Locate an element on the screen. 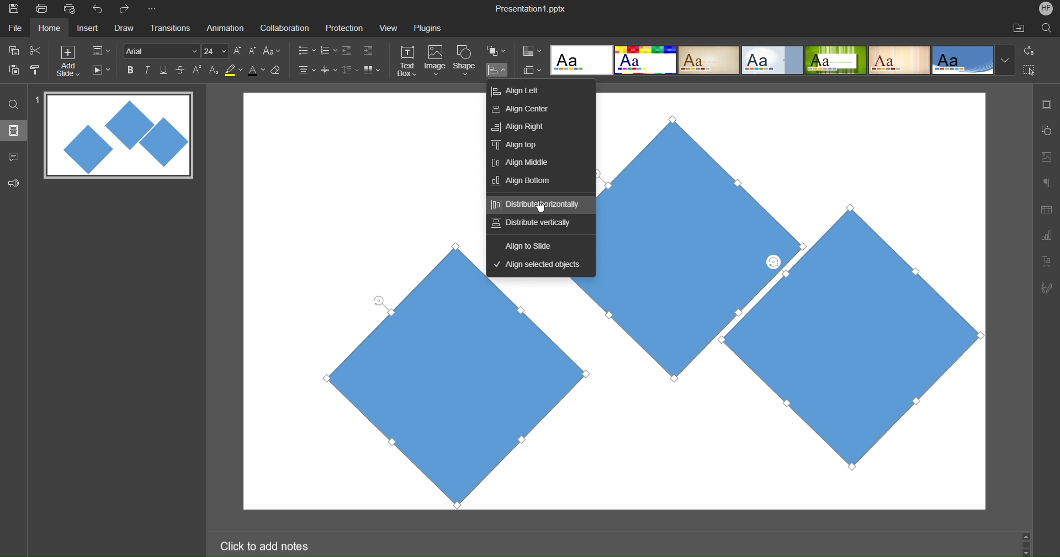 This screenshot has width=1060, height=557. Collaboration is located at coordinates (283, 28).